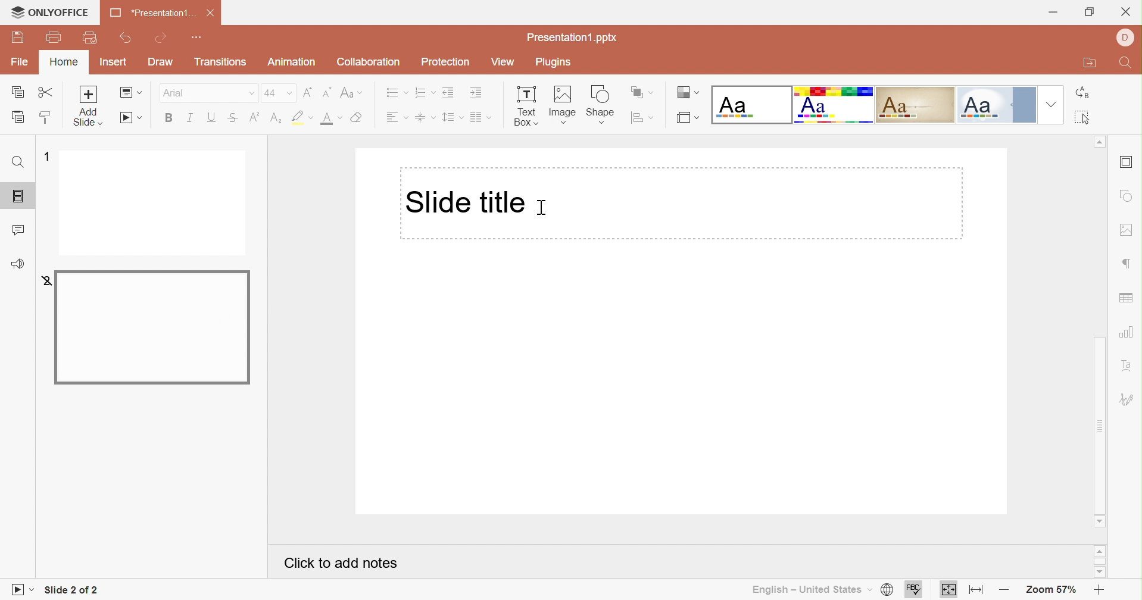 This screenshot has width=1142, height=600. Describe the element at coordinates (528, 108) in the screenshot. I see `Text Box` at that location.